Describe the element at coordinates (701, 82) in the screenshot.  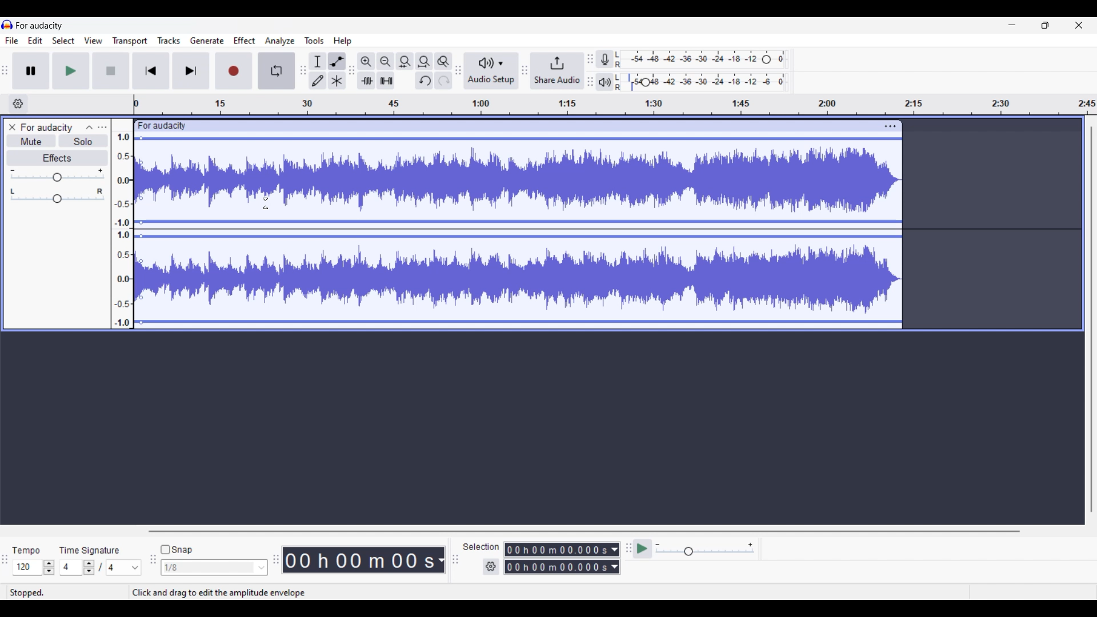
I see `Playback level` at that location.